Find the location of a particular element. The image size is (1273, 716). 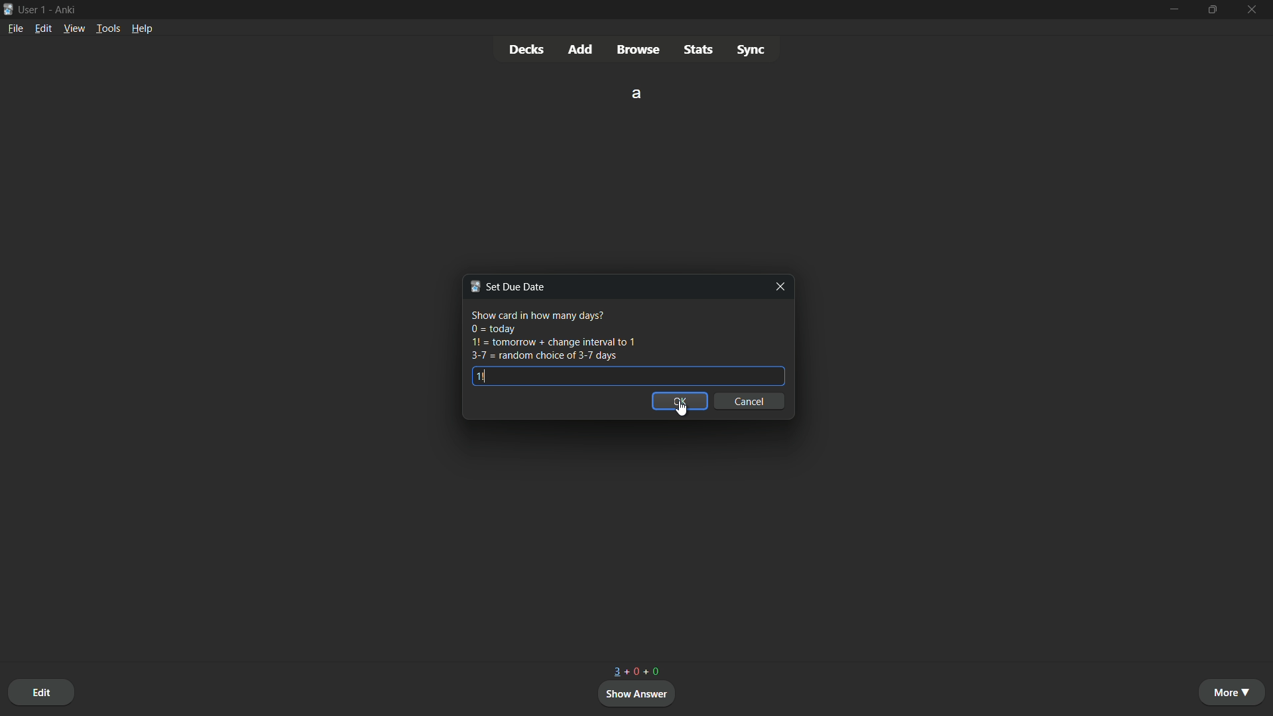

user 1 is located at coordinates (34, 10).